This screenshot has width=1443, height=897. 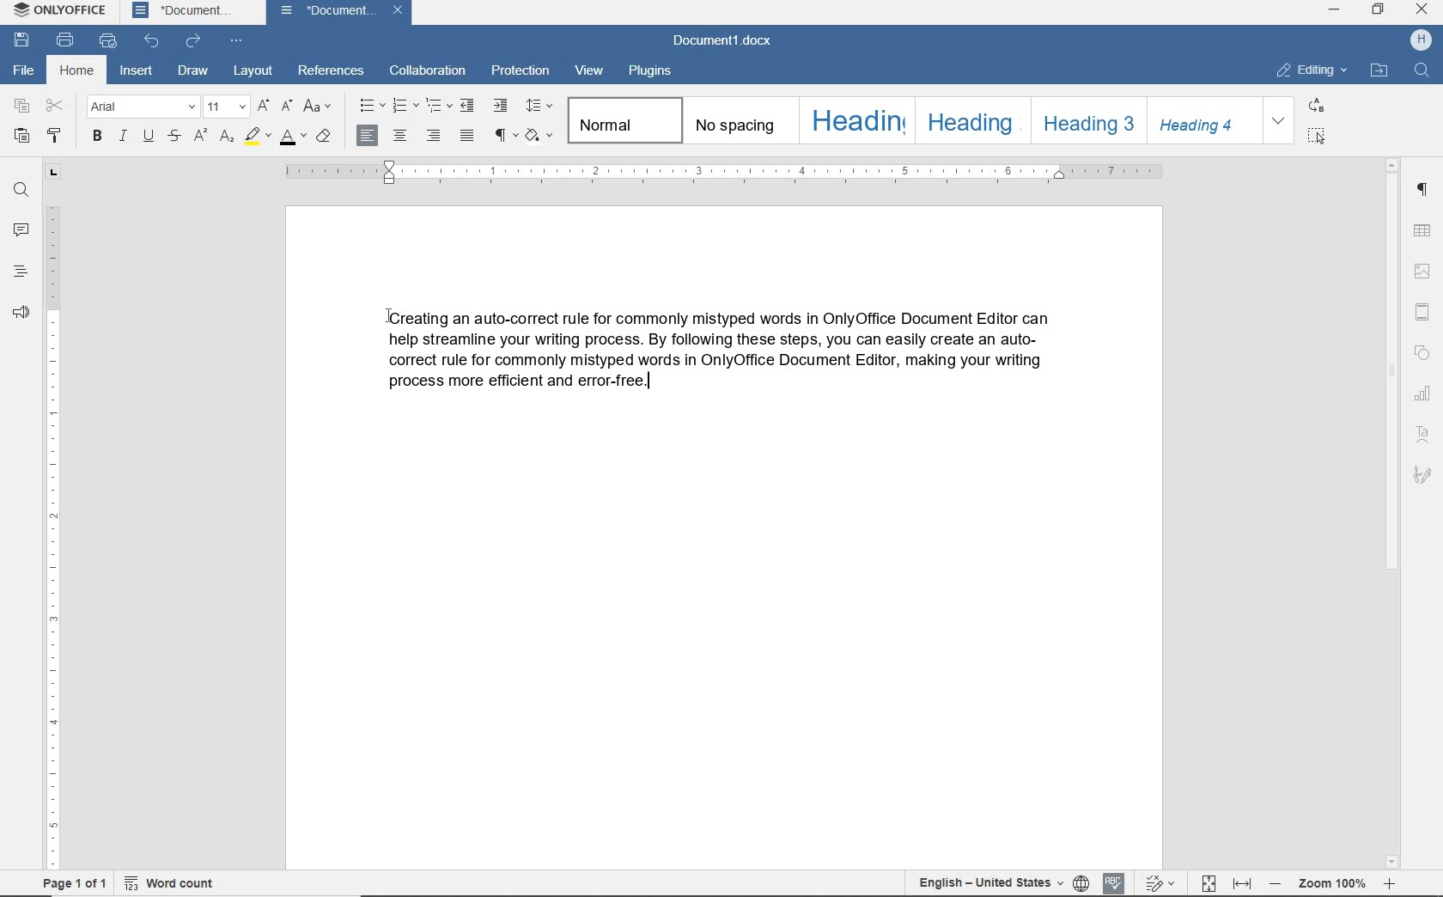 What do you see at coordinates (728, 172) in the screenshot?
I see `ruler` at bounding box center [728, 172].